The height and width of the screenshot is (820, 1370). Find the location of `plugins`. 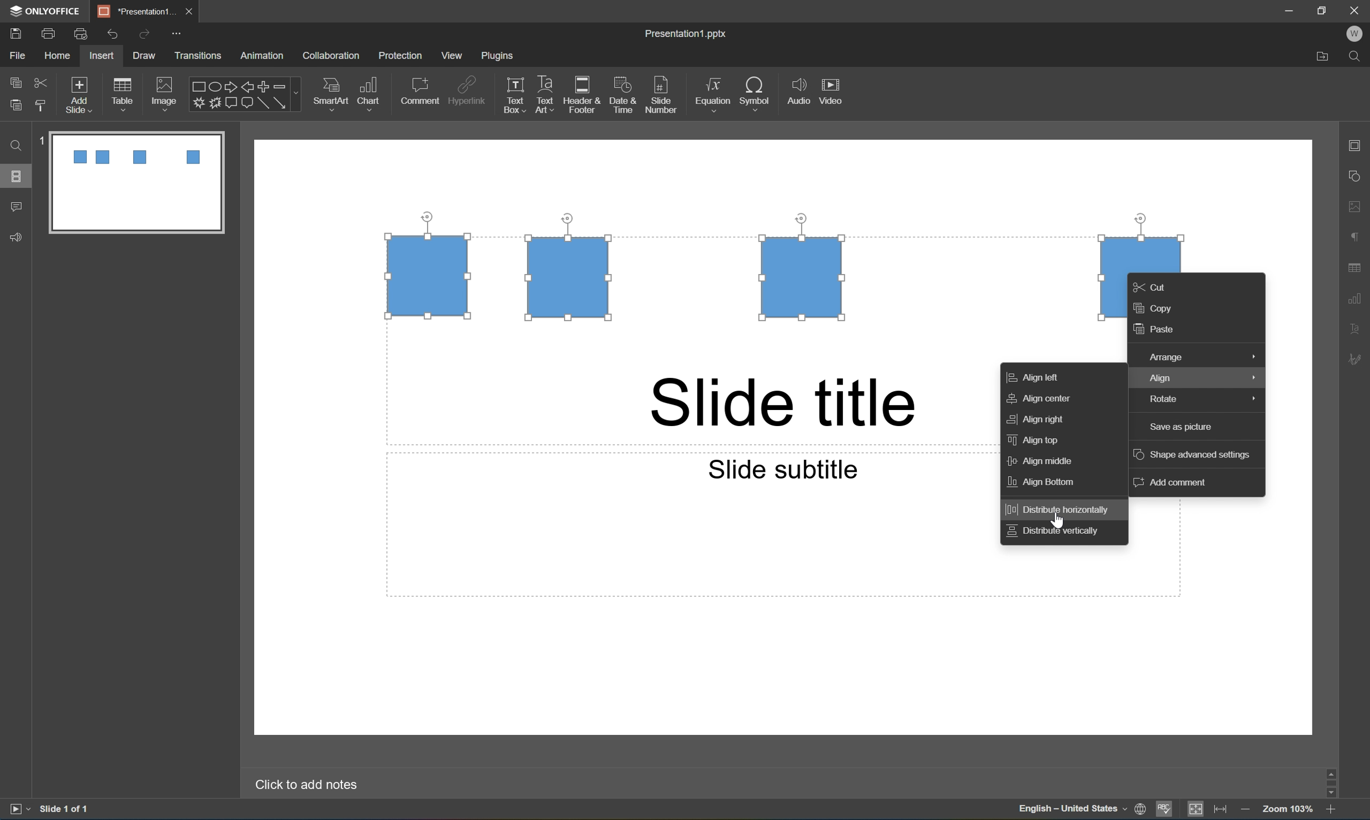

plugins is located at coordinates (499, 56).